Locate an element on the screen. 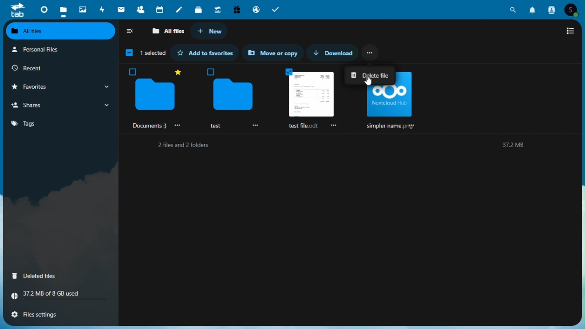 This screenshot has width=585, height=329. search is located at coordinates (514, 9).